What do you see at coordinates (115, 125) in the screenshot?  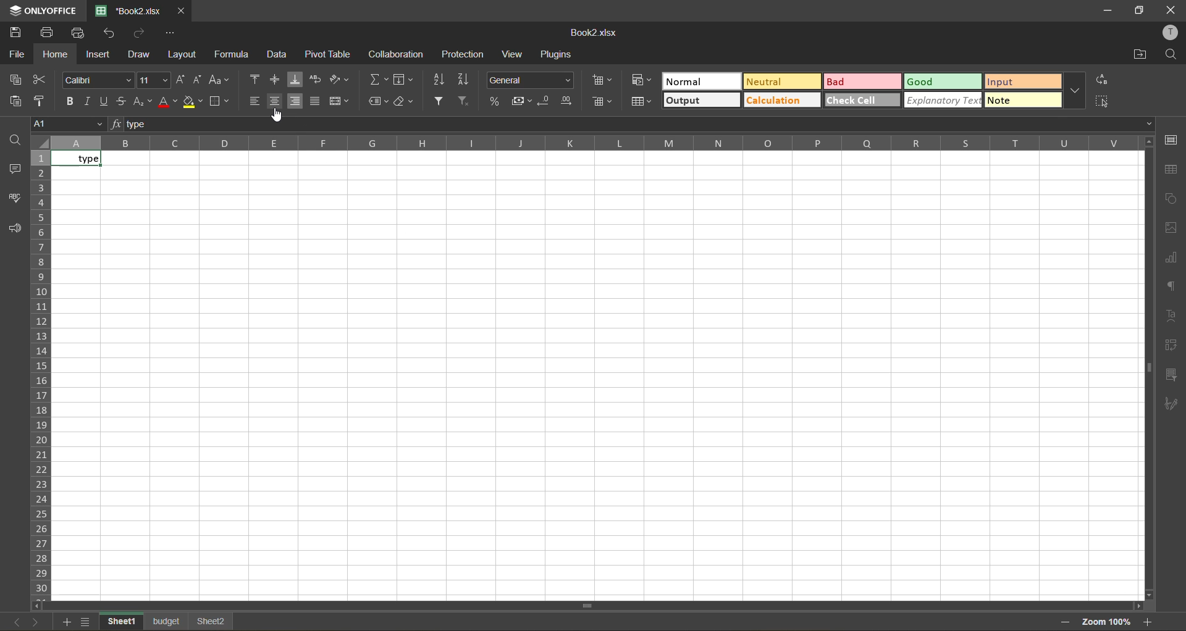 I see `fx` at bounding box center [115, 125].